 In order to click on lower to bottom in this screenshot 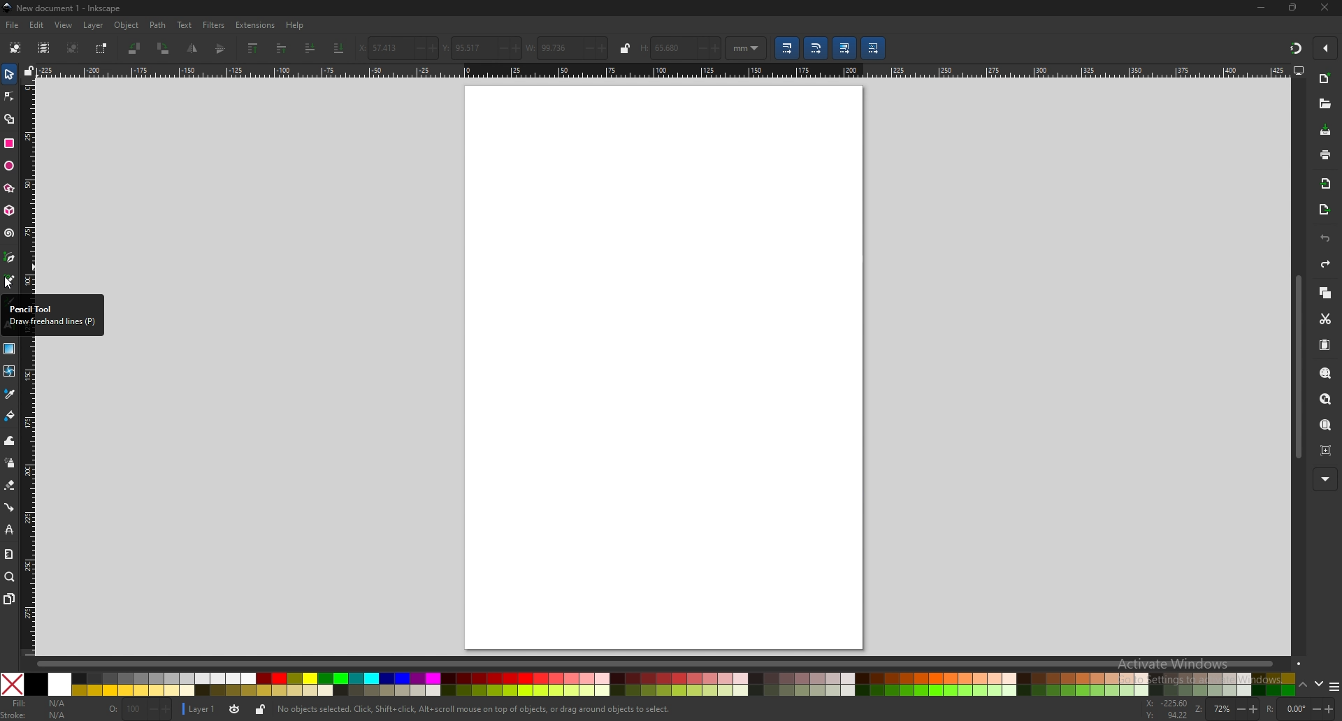, I will do `click(340, 48)`.